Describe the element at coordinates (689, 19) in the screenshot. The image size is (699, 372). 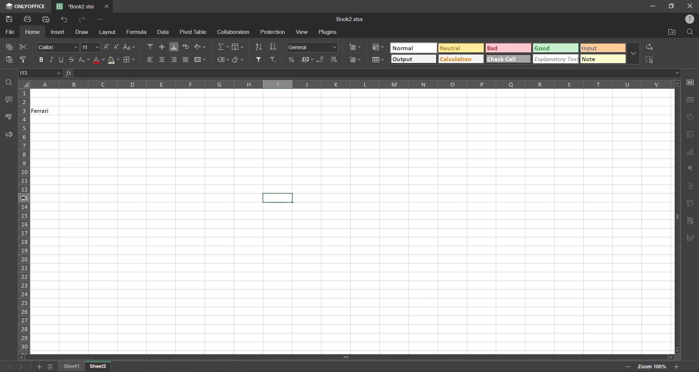
I see `profile` at that location.